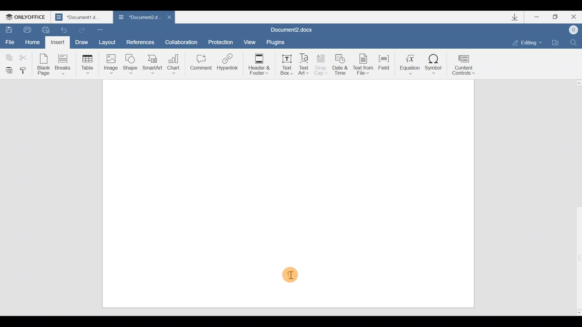 The image size is (582, 327). I want to click on Cut, so click(25, 58).